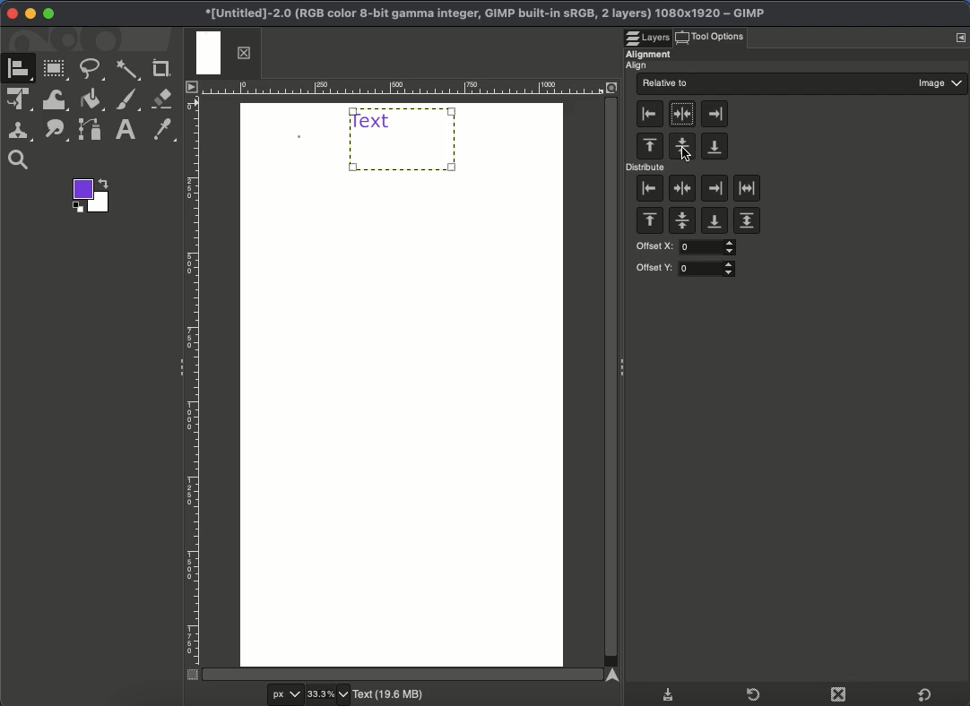 This screenshot has height=706, width=970. I want to click on Distribute bottoms of targets, so click(713, 222).